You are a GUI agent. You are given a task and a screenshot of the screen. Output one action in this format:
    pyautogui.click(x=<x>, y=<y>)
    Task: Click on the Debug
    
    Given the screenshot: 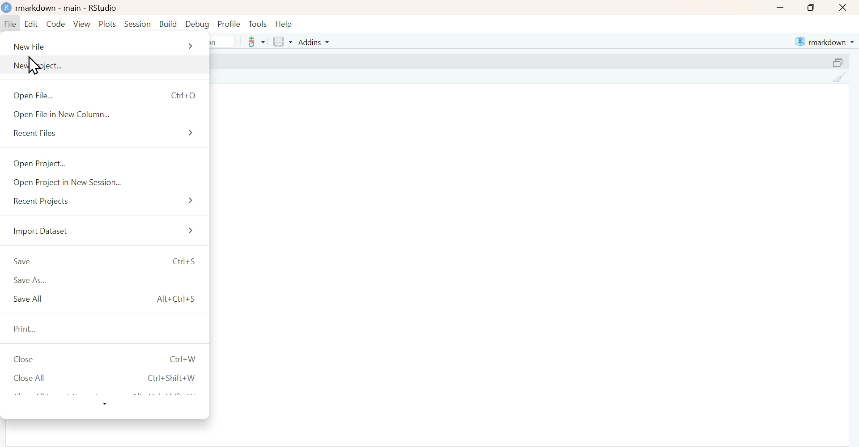 What is the action you would take?
    pyautogui.click(x=197, y=25)
    